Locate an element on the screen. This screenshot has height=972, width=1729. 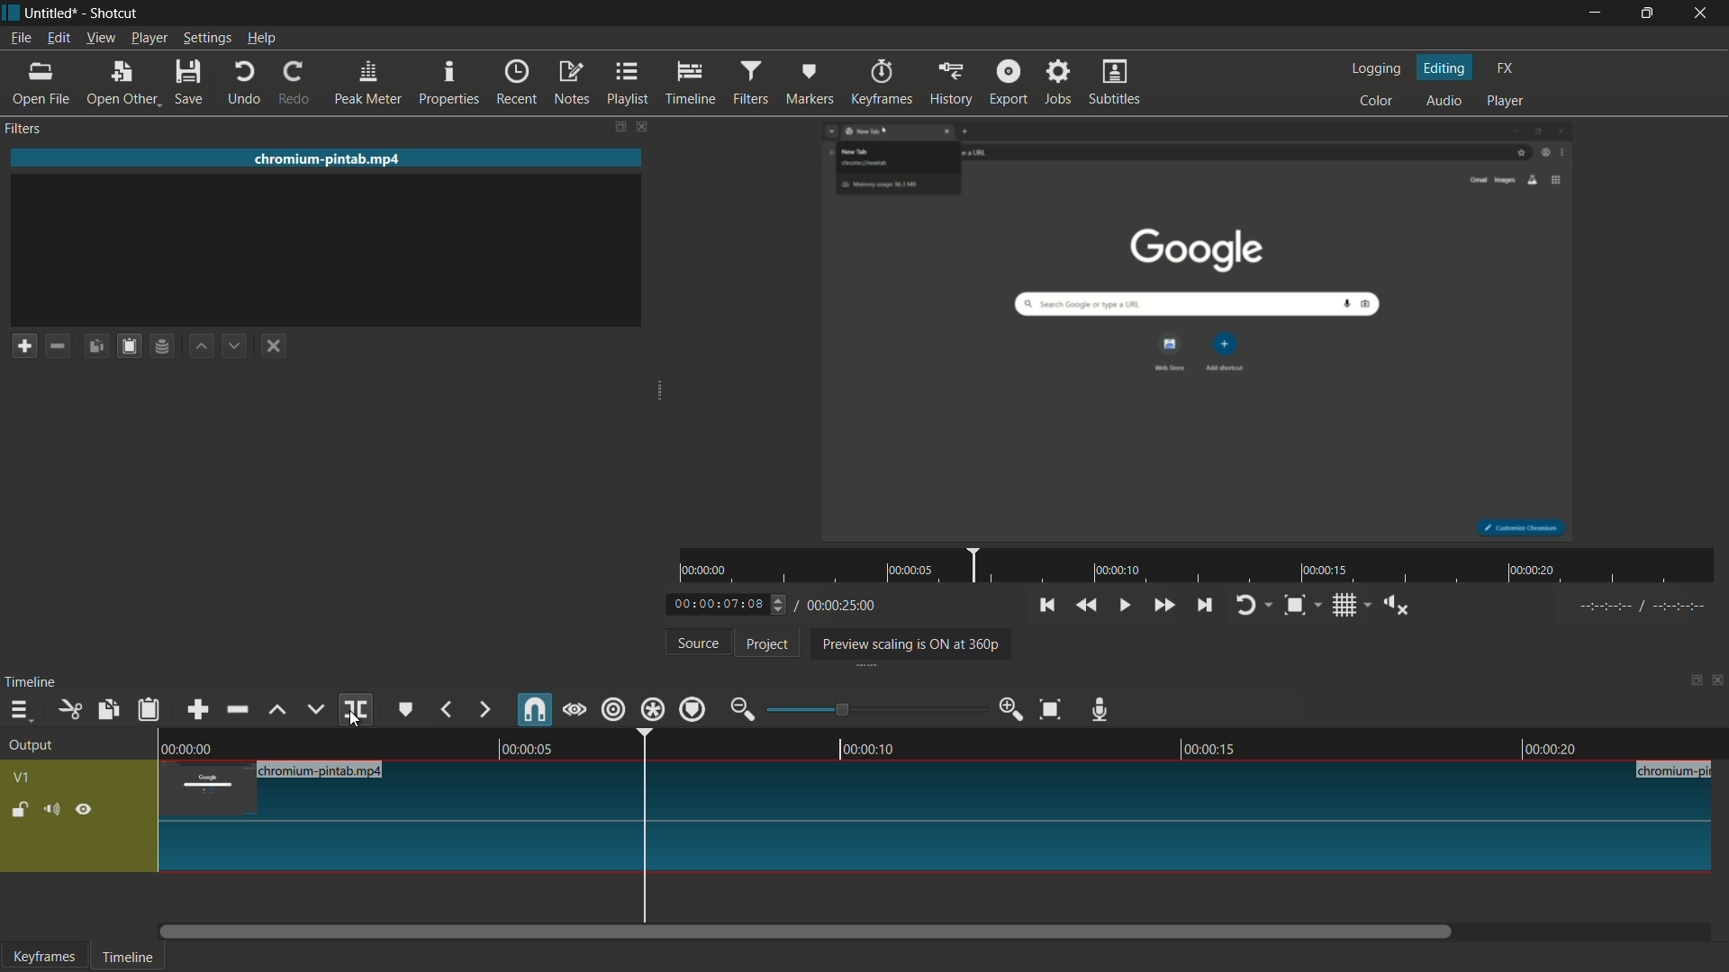
paste is located at coordinates (152, 710).